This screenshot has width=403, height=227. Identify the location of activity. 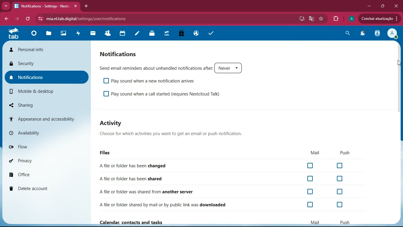
(112, 123).